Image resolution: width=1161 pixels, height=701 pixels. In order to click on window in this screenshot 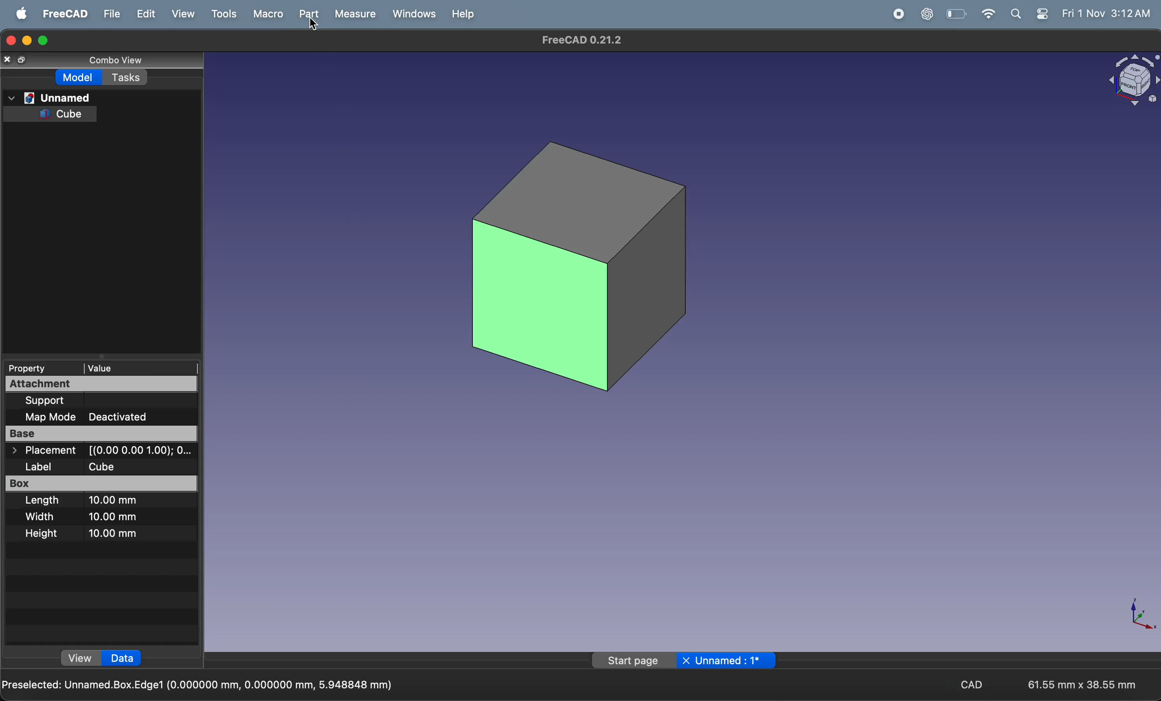, I will do `click(412, 14)`.